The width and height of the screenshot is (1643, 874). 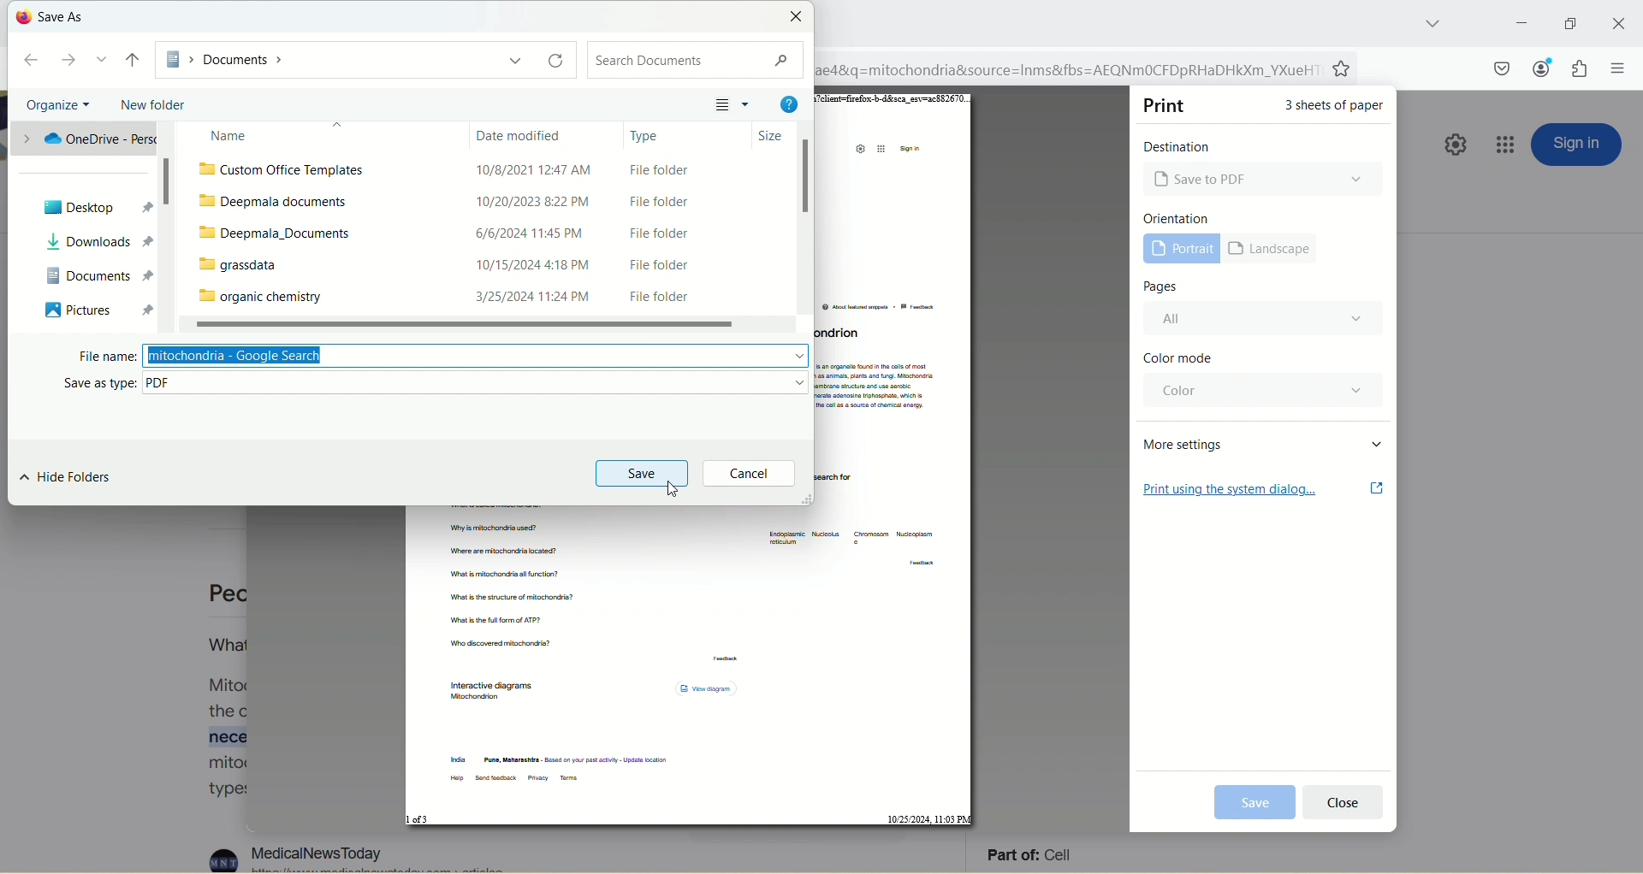 I want to click on color, so click(x=1260, y=390).